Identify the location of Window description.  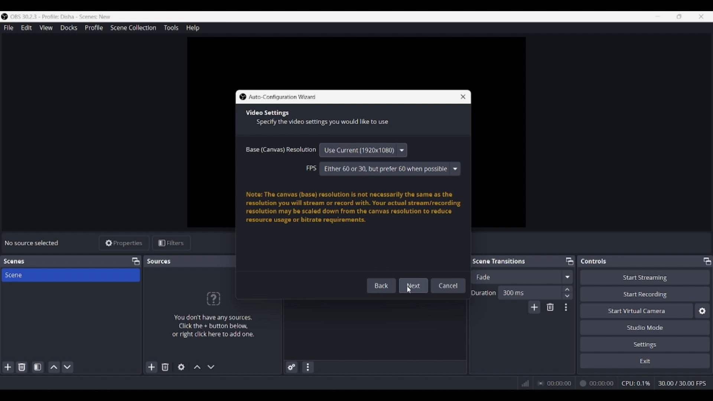
(354, 208).